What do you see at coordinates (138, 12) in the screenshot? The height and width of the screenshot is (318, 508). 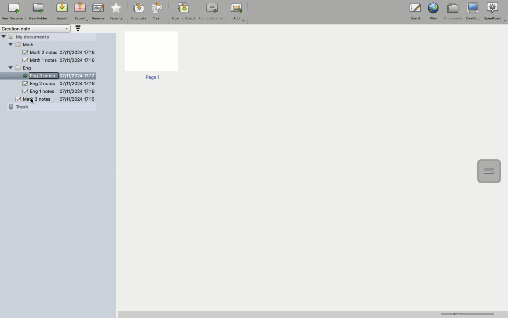 I see `Duplicate` at bounding box center [138, 12].